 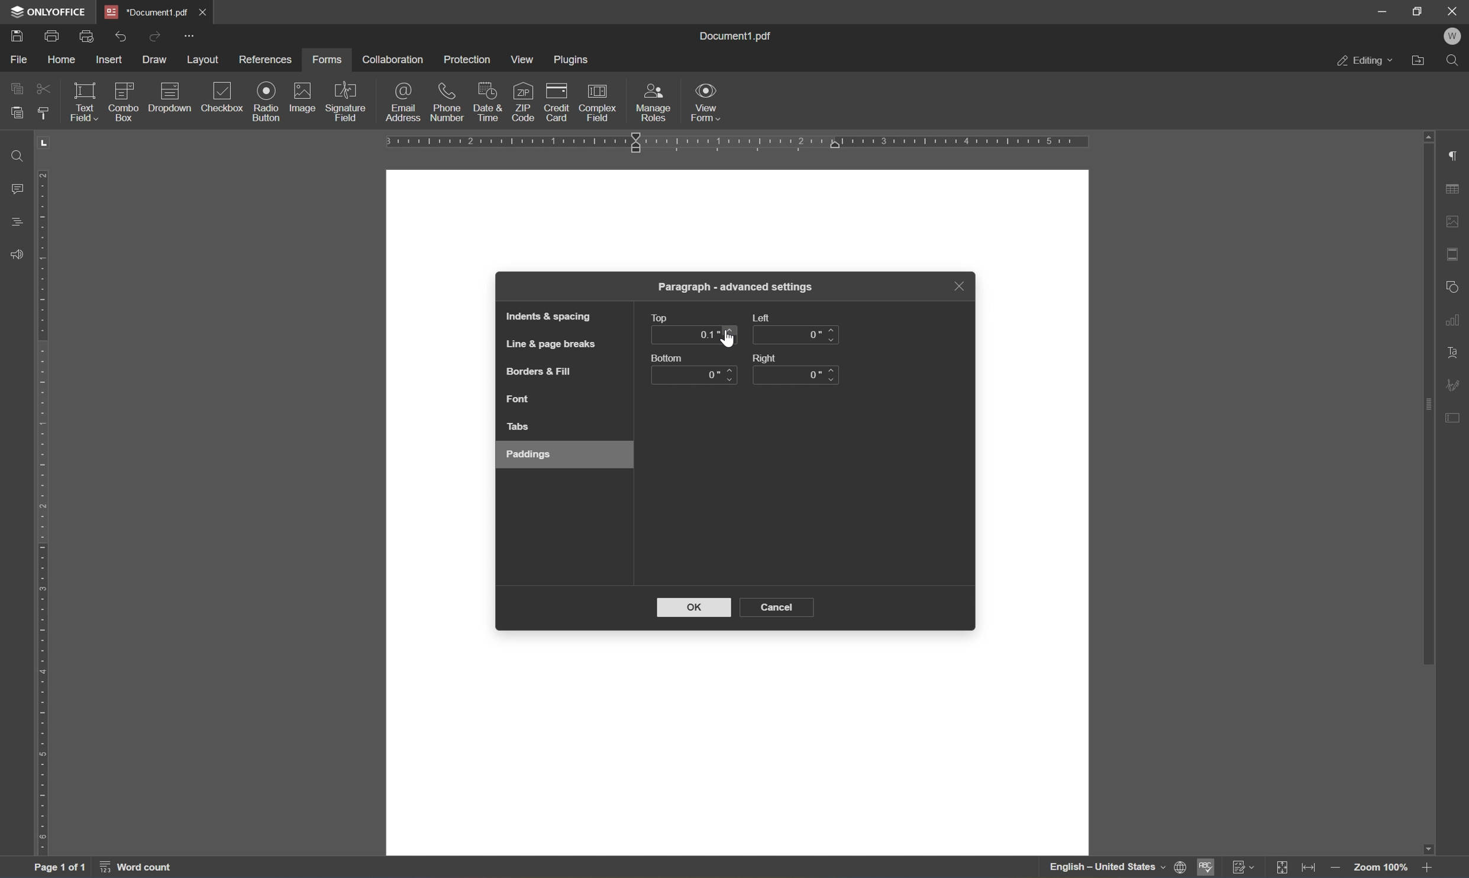 What do you see at coordinates (264, 104) in the screenshot?
I see `radio button` at bounding box center [264, 104].